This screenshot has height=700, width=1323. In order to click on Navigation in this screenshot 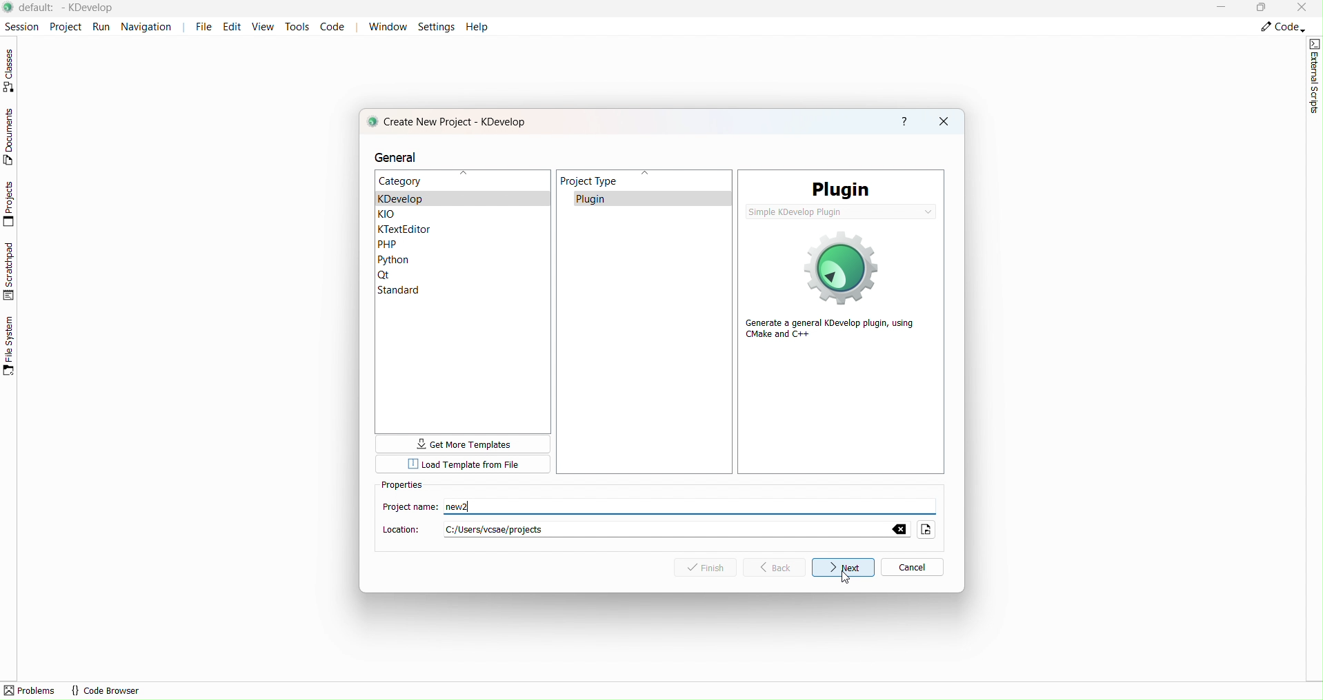, I will do `click(150, 26)`.